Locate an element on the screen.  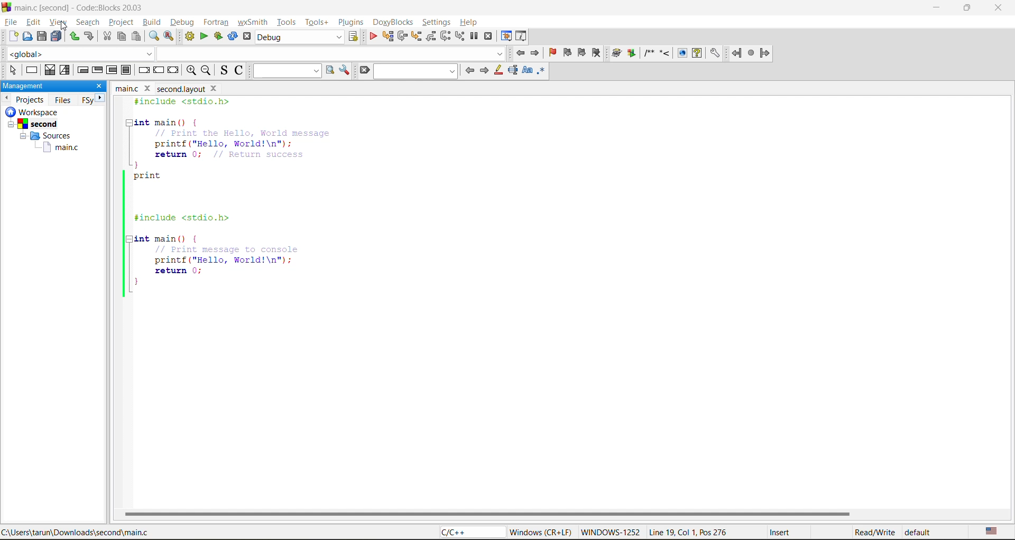
view is located at coordinates (58, 22).